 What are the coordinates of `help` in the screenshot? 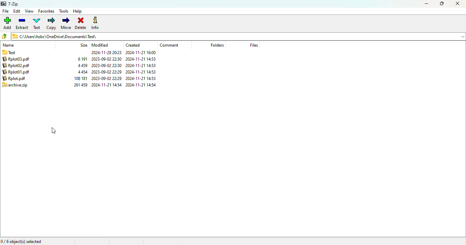 It's located at (78, 11).